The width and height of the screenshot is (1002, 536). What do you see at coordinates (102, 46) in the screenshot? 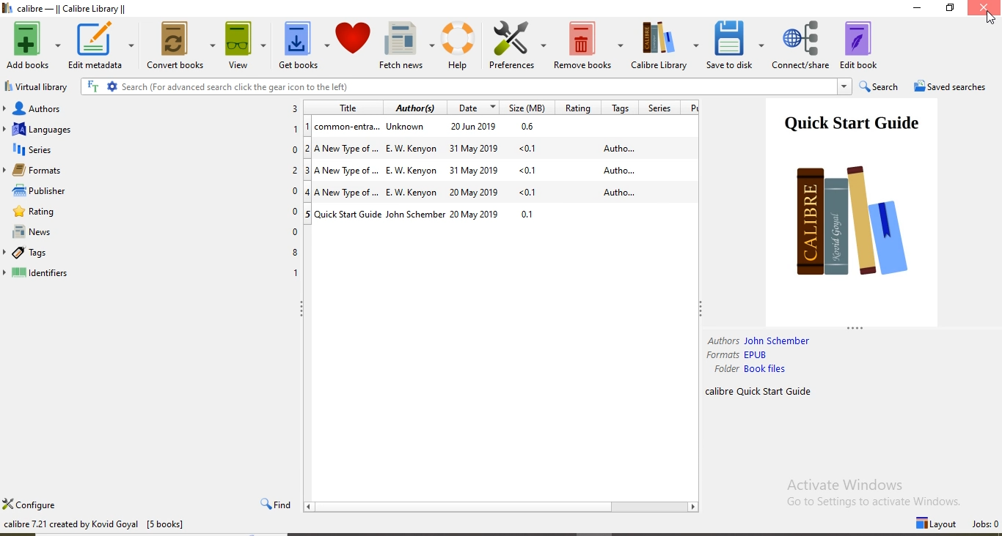
I see `Edit metadata` at bounding box center [102, 46].